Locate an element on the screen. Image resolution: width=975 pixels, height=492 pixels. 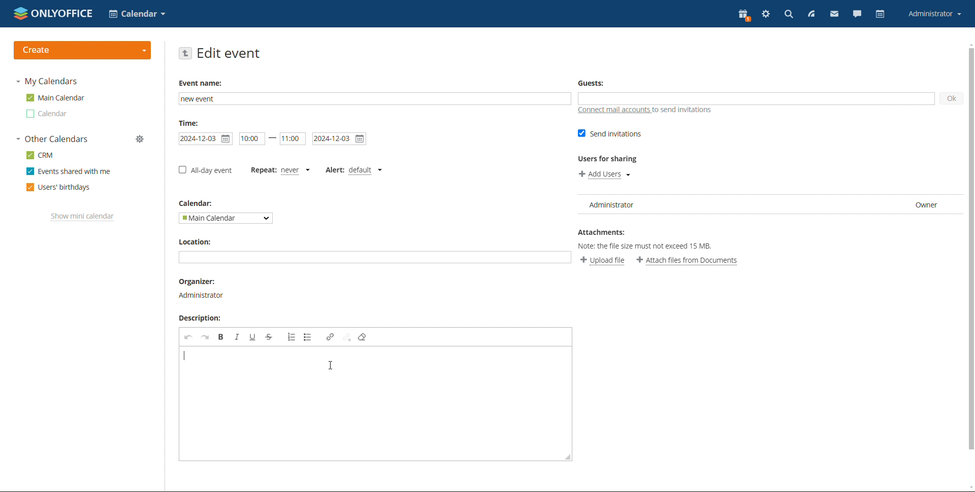
strikethrough is located at coordinates (269, 337).